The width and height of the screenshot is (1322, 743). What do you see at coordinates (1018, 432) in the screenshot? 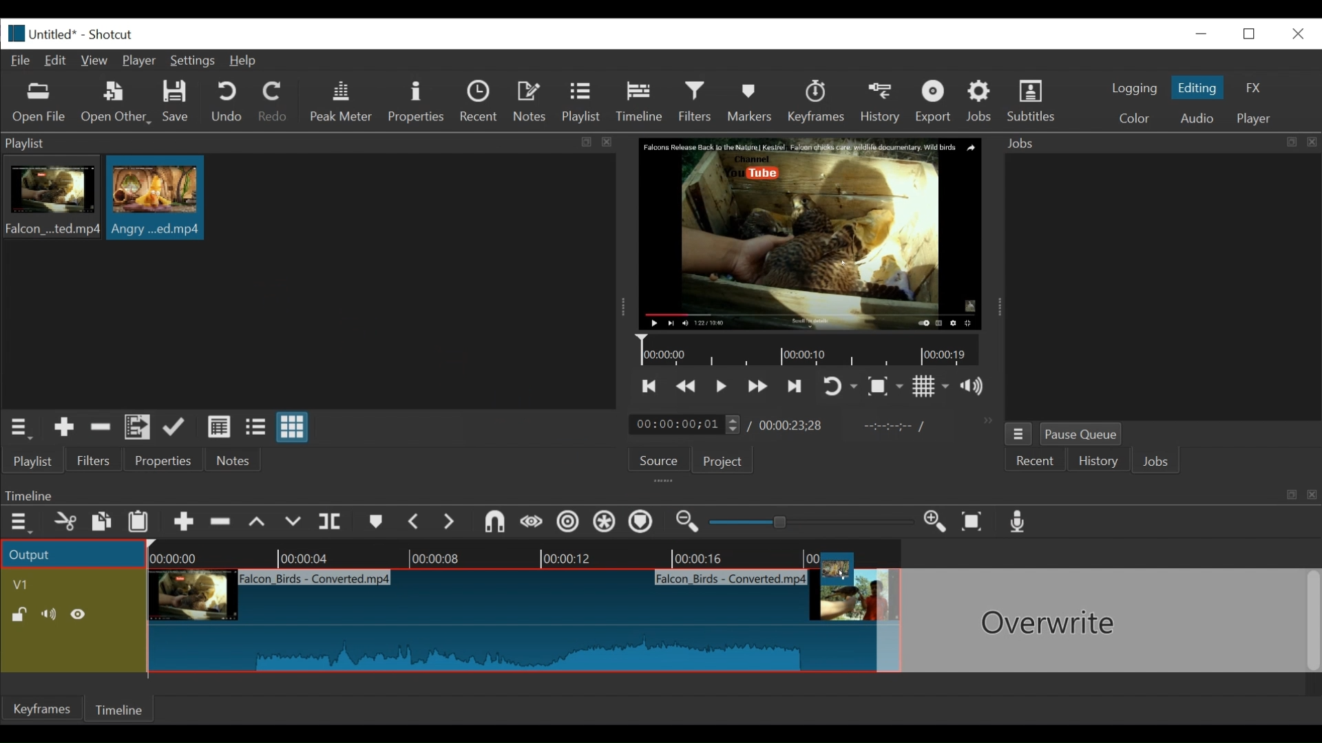
I see `jobs menu` at bounding box center [1018, 432].